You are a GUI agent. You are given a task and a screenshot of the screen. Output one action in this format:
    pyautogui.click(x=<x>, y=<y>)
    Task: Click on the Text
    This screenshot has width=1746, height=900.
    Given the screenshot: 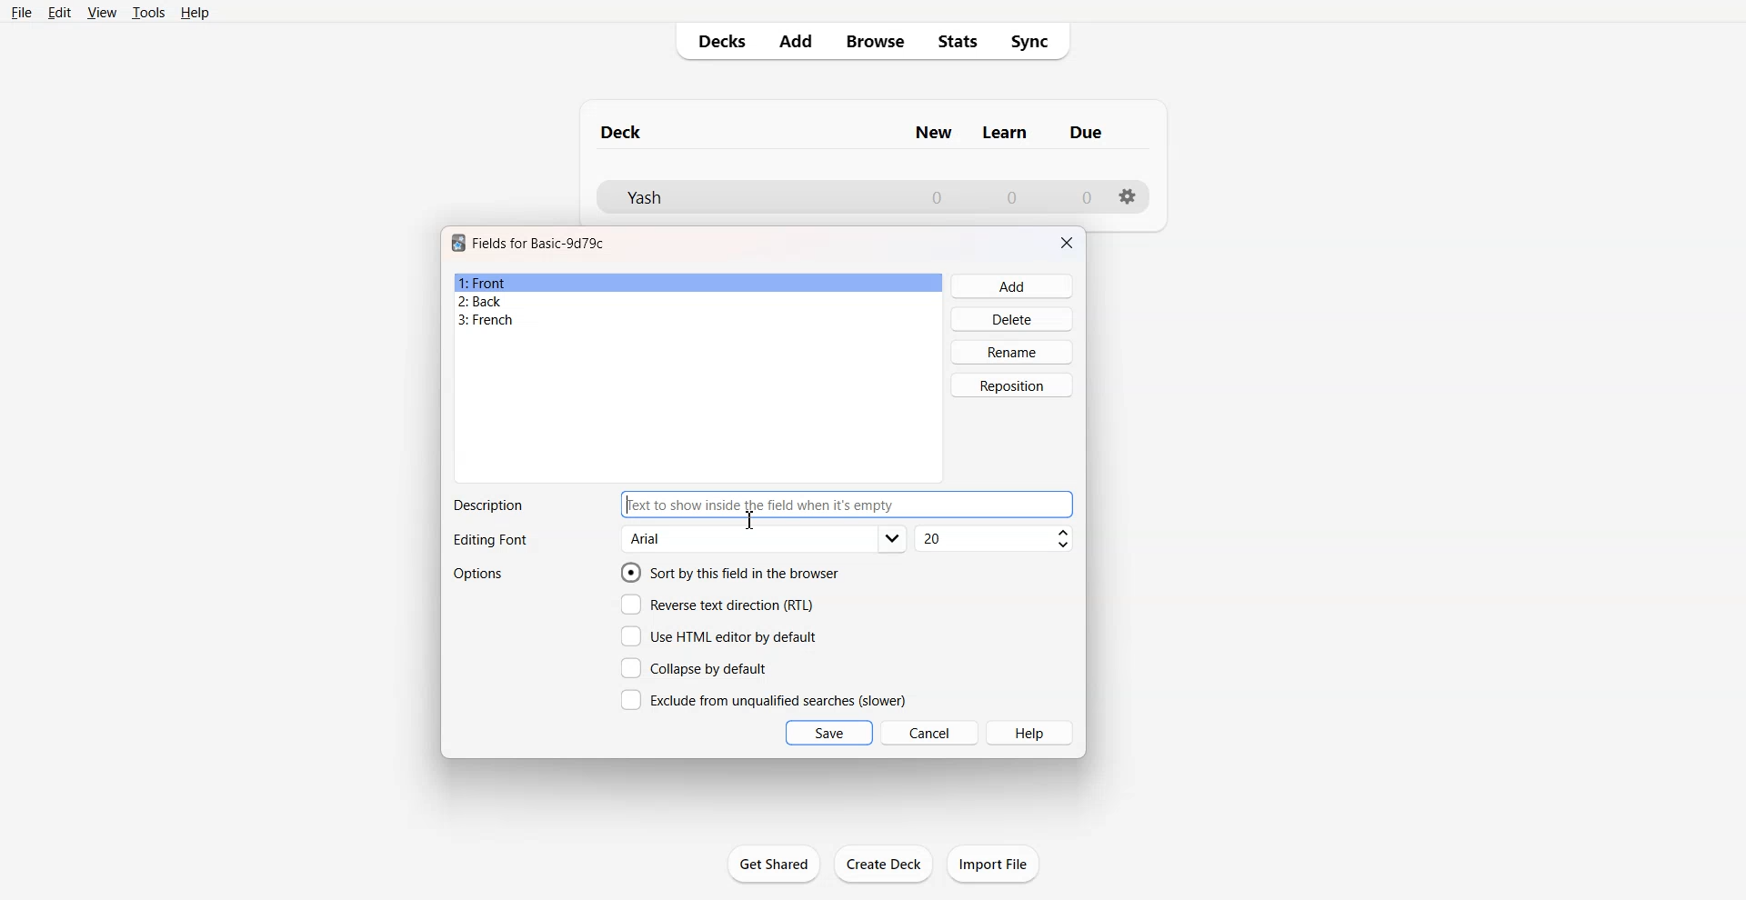 What is the action you would take?
    pyautogui.click(x=487, y=505)
    